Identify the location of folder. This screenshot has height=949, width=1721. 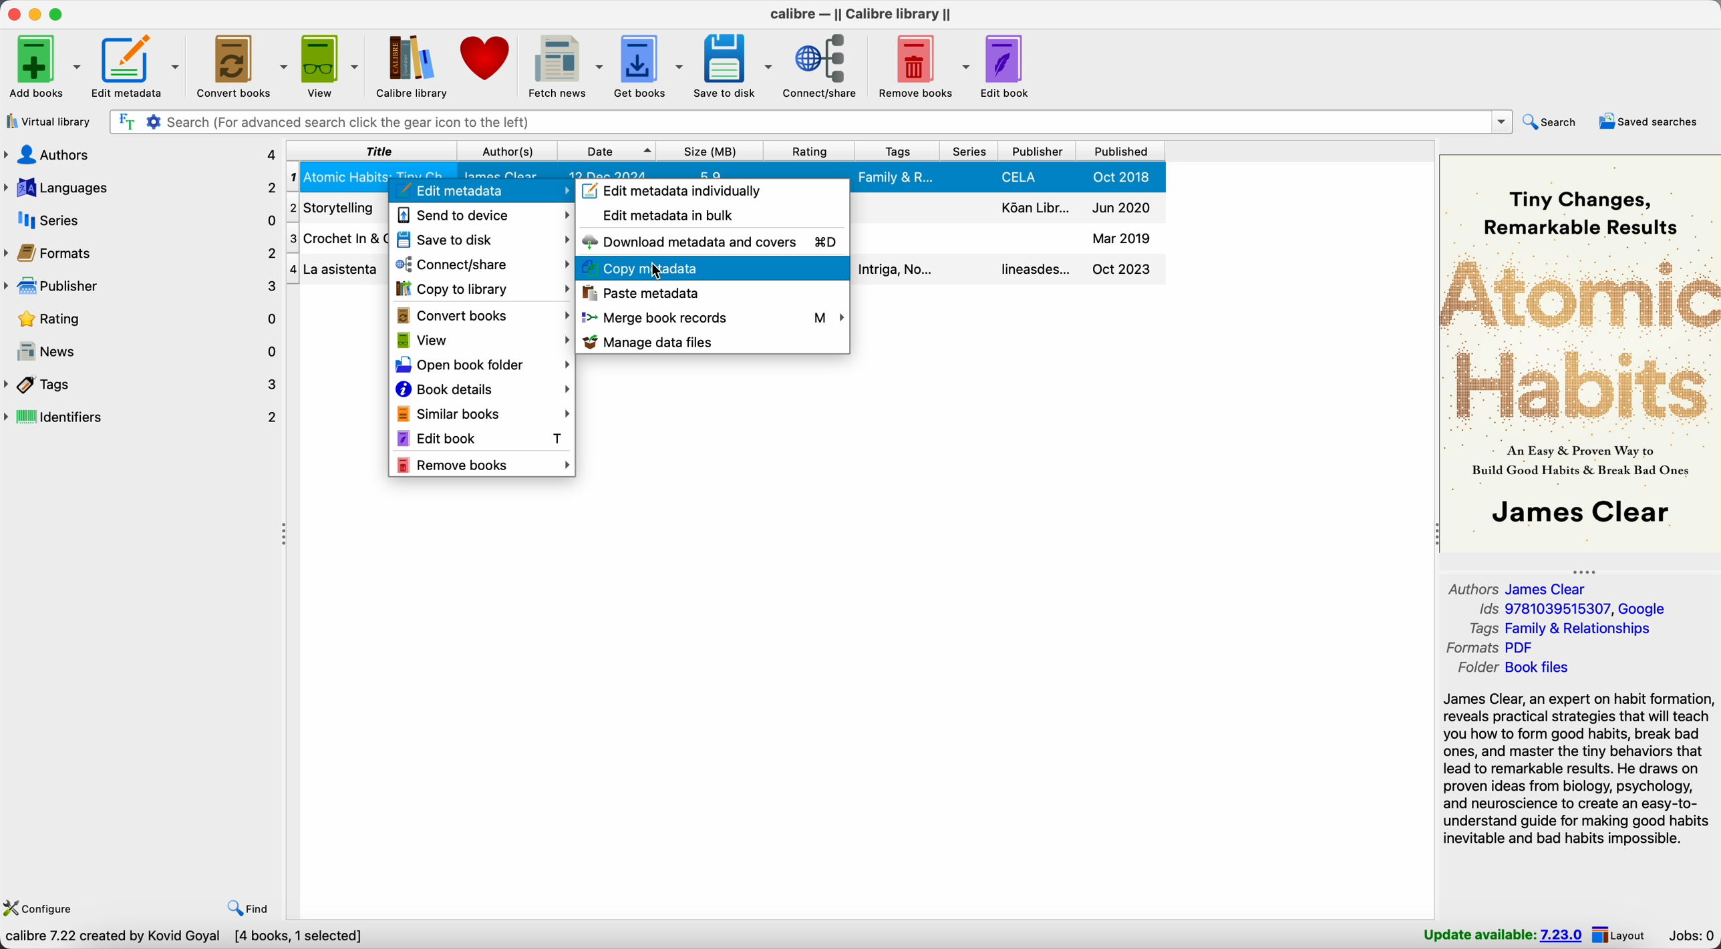
(1512, 669).